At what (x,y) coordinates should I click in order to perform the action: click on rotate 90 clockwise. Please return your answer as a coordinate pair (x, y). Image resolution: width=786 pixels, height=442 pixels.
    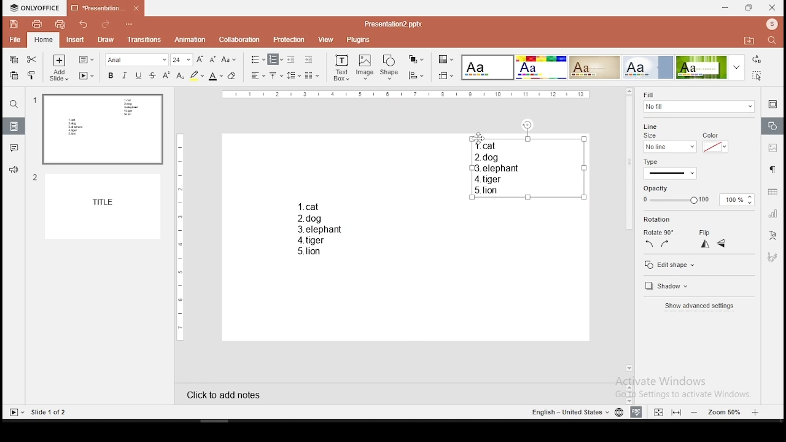
    Looking at the image, I should click on (664, 244).